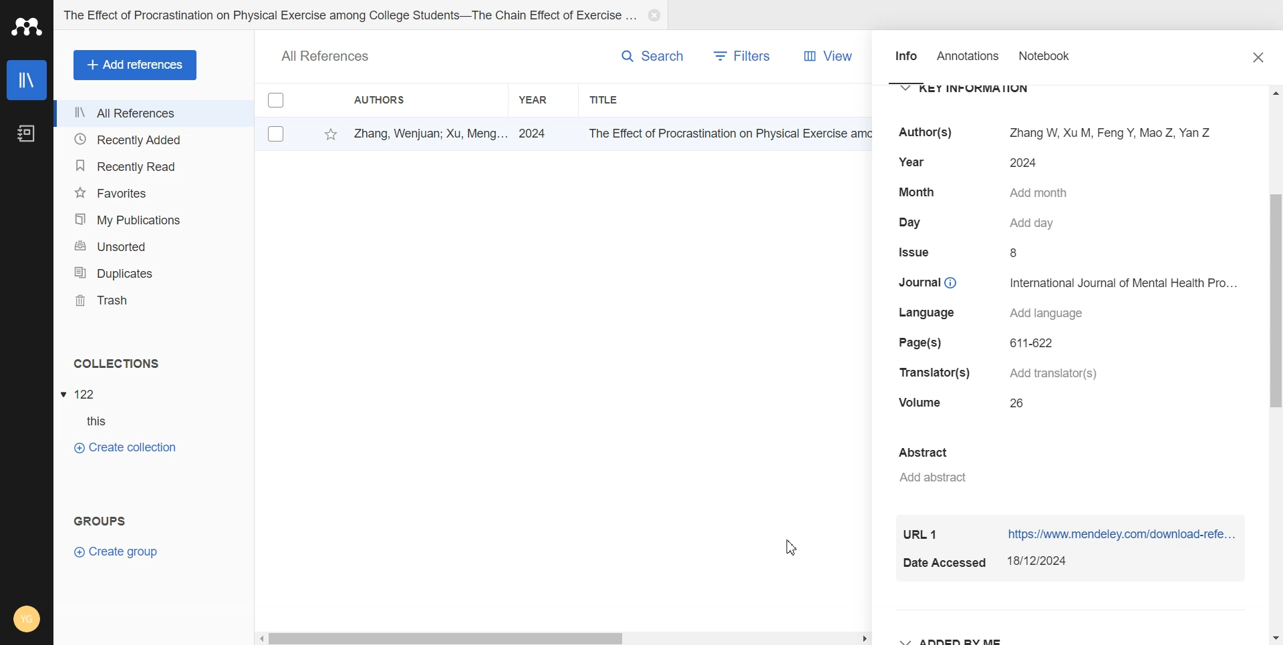 The height and width of the screenshot is (645, 1283). What do you see at coordinates (723, 133) in the screenshot?
I see `title` at bounding box center [723, 133].